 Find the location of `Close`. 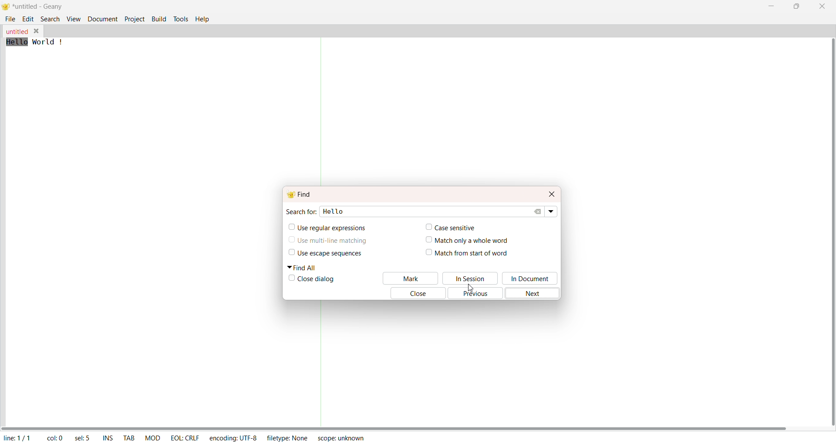

Close is located at coordinates (415, 294).